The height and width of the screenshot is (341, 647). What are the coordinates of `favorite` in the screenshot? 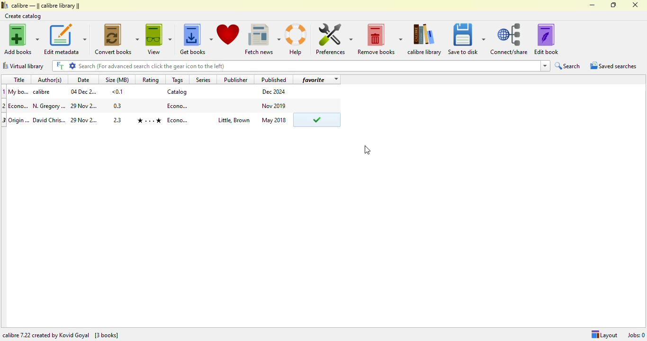 It's located at (314, 80).